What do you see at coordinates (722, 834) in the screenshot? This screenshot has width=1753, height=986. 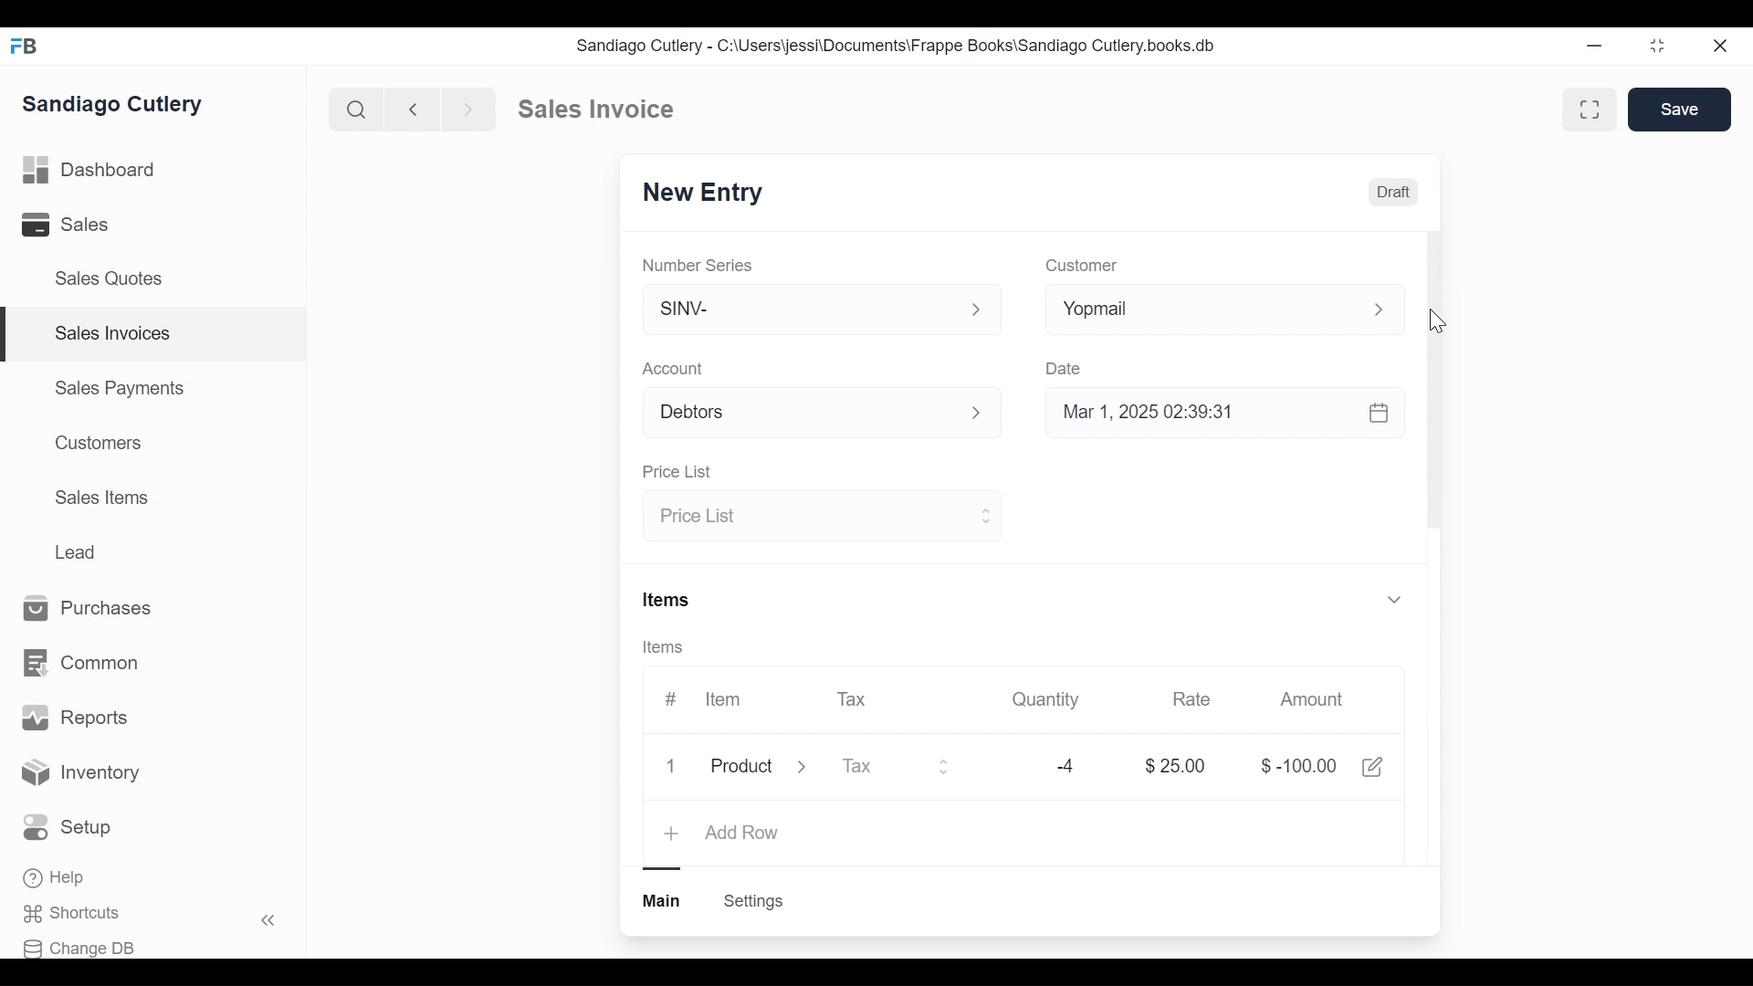 I see ` Add Row` at bounding box center [722, 834].